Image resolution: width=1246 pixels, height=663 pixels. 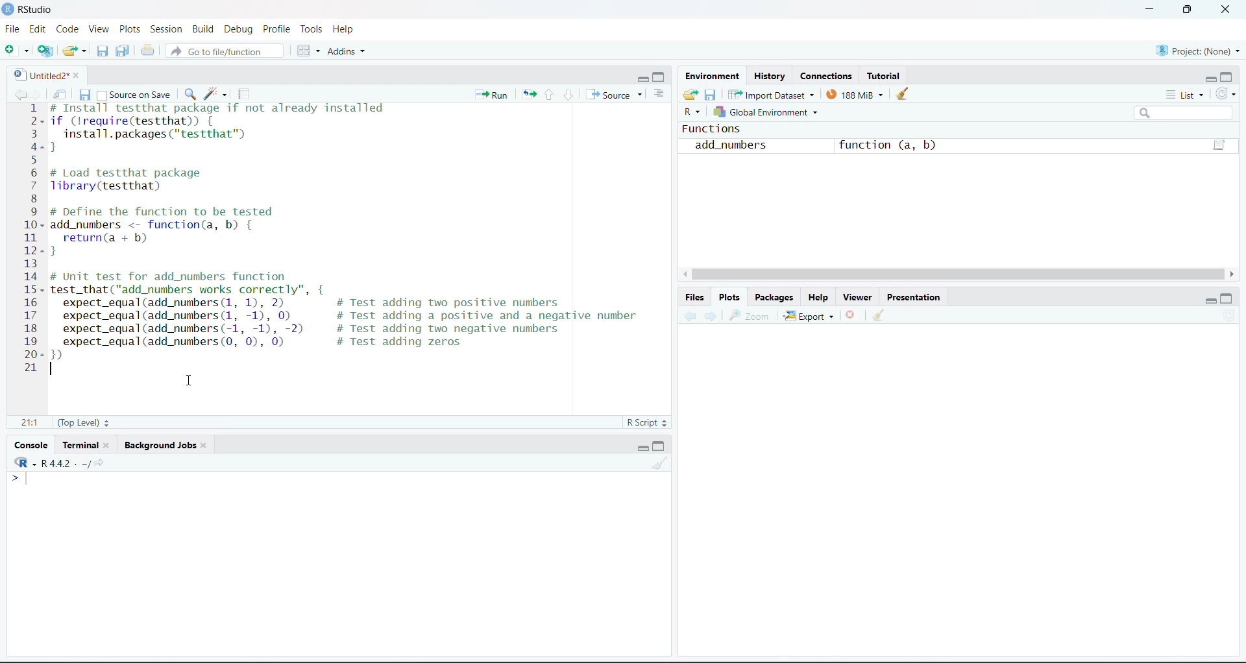 What do you see at coordinates (661, 77) in the screenshot?
I see `maximize` at bounding box center [661, 77].